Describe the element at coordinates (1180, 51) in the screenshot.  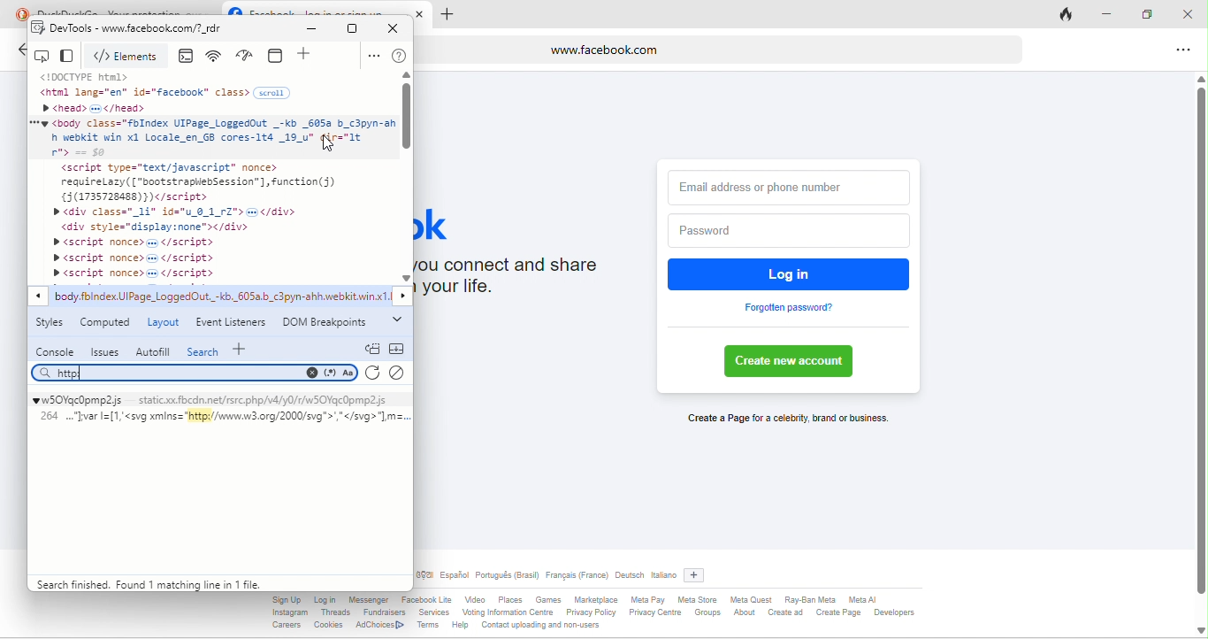
I see `options` at that location.